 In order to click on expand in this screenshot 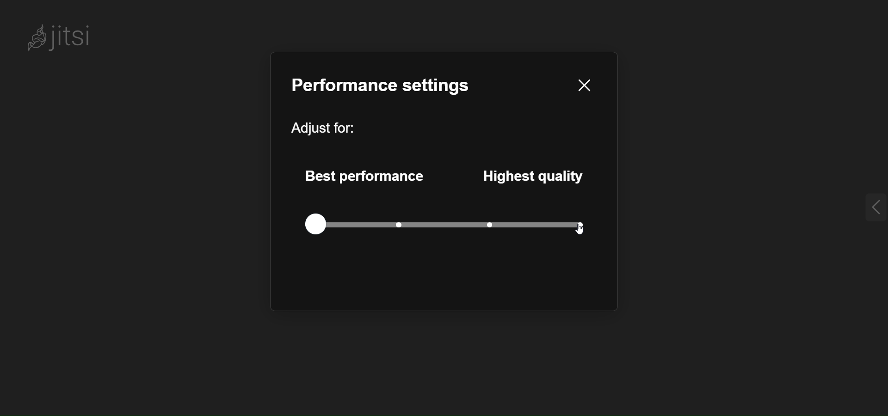, I will do `click(873, 207)`.